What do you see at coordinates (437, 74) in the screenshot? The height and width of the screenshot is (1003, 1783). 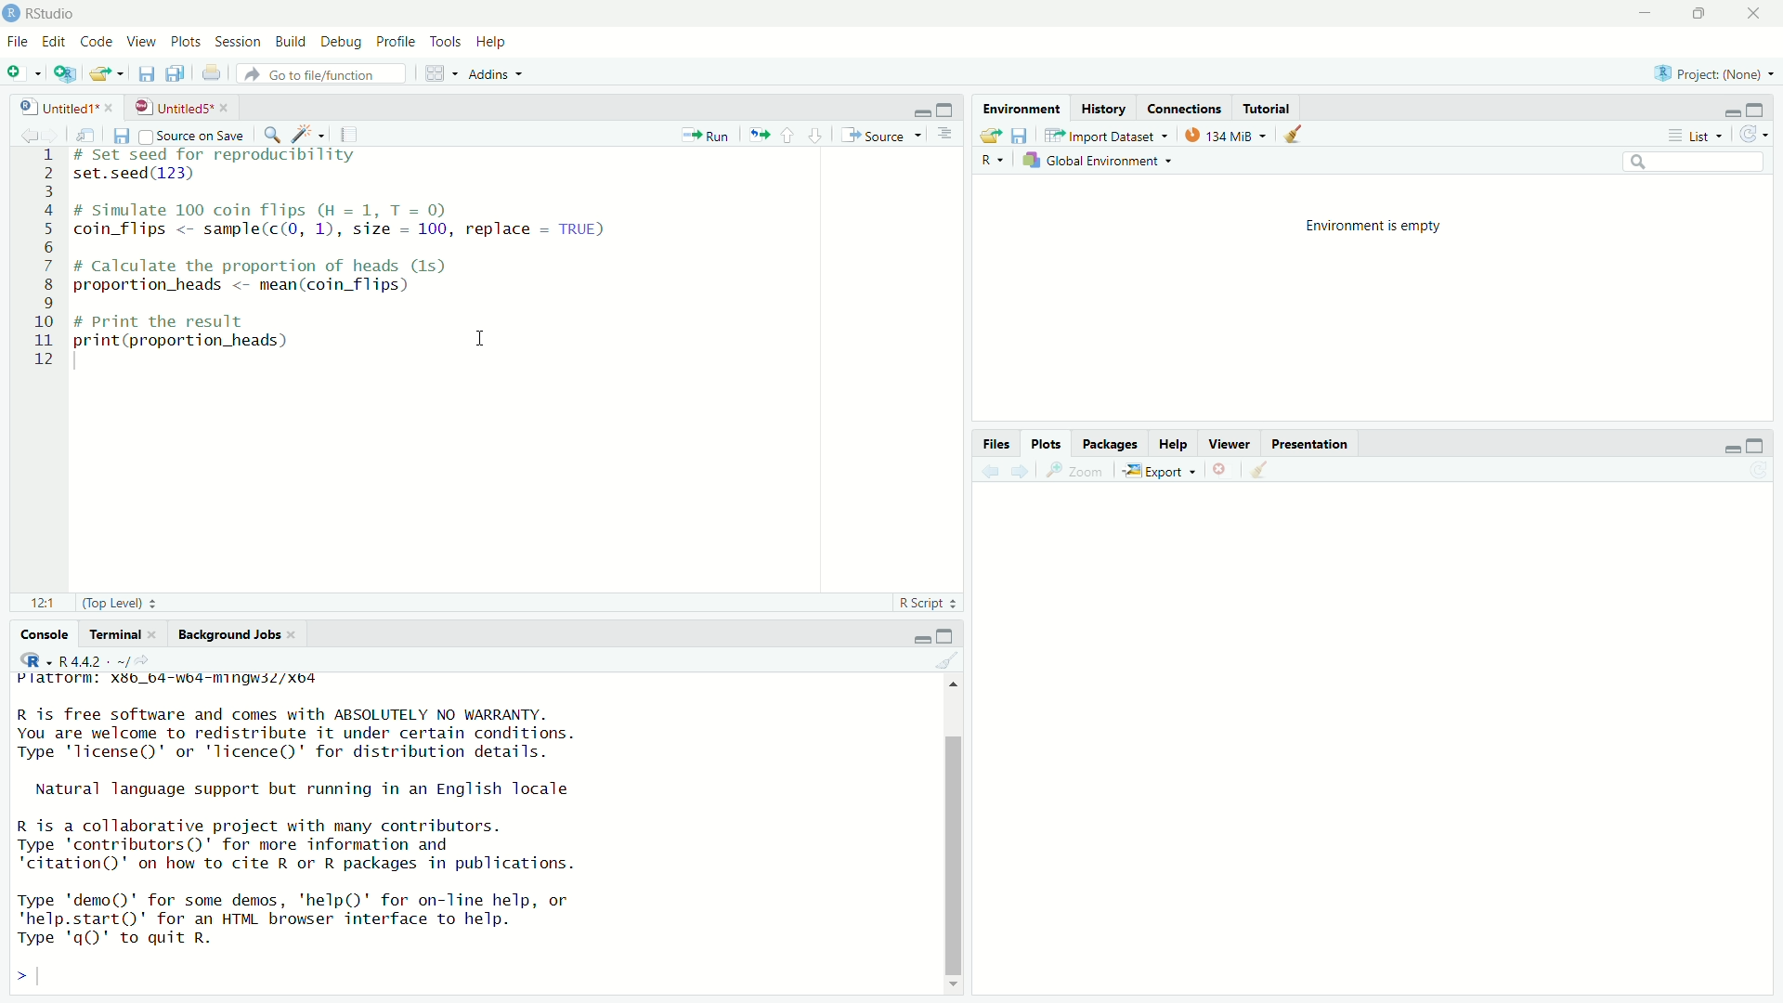 I see `workspace panes` at bounding box center [437, 74].